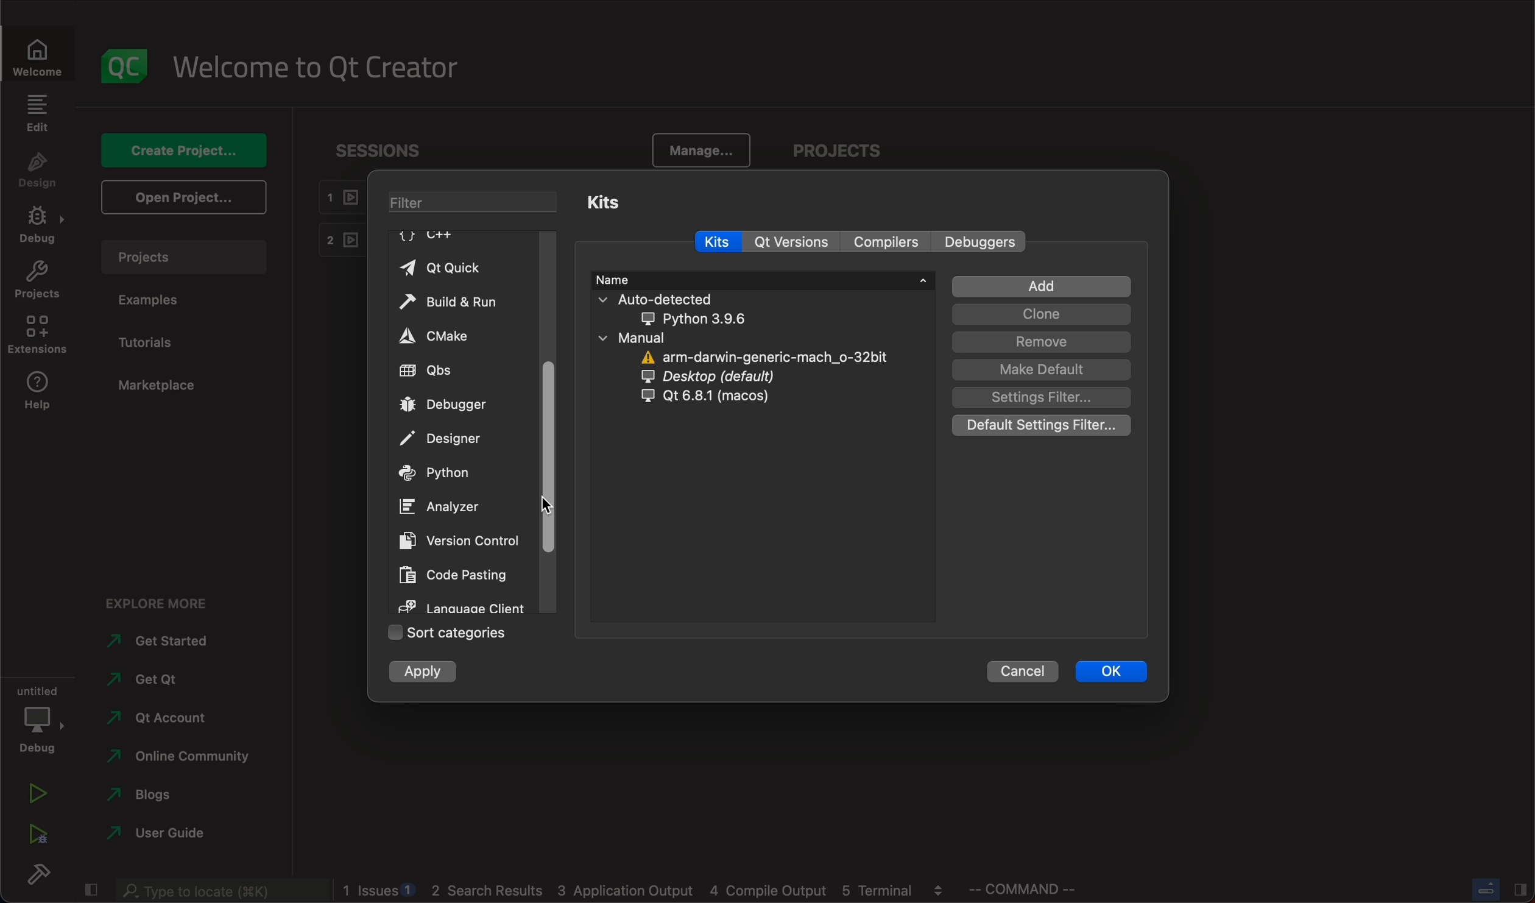 The image size is (1535, 903). Describe the element at coordinates (439, 335) in the screenshot. I see `cmake` at that location.